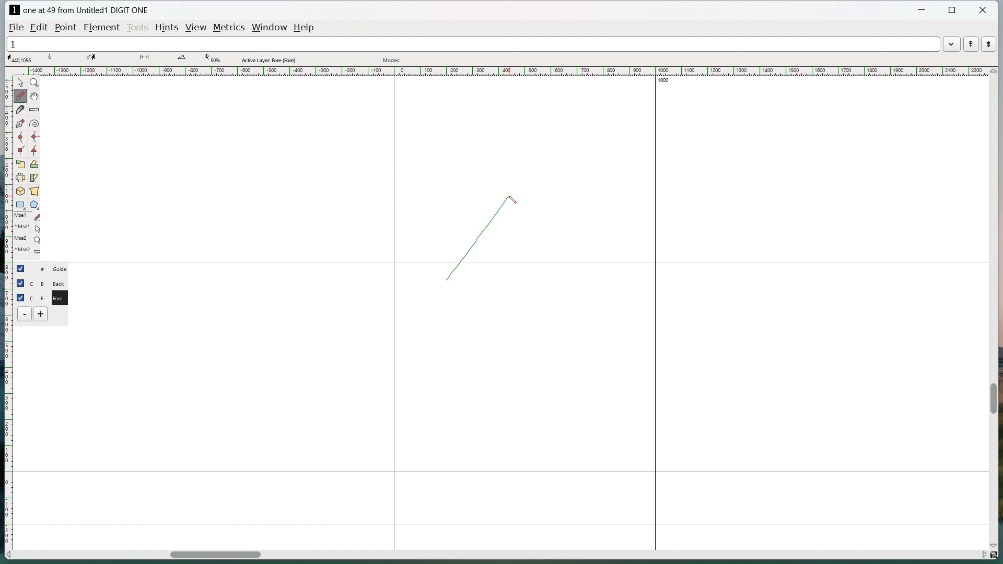 This screenshot has height=564, width=1003. I want to click on word list, so click(952, 43).